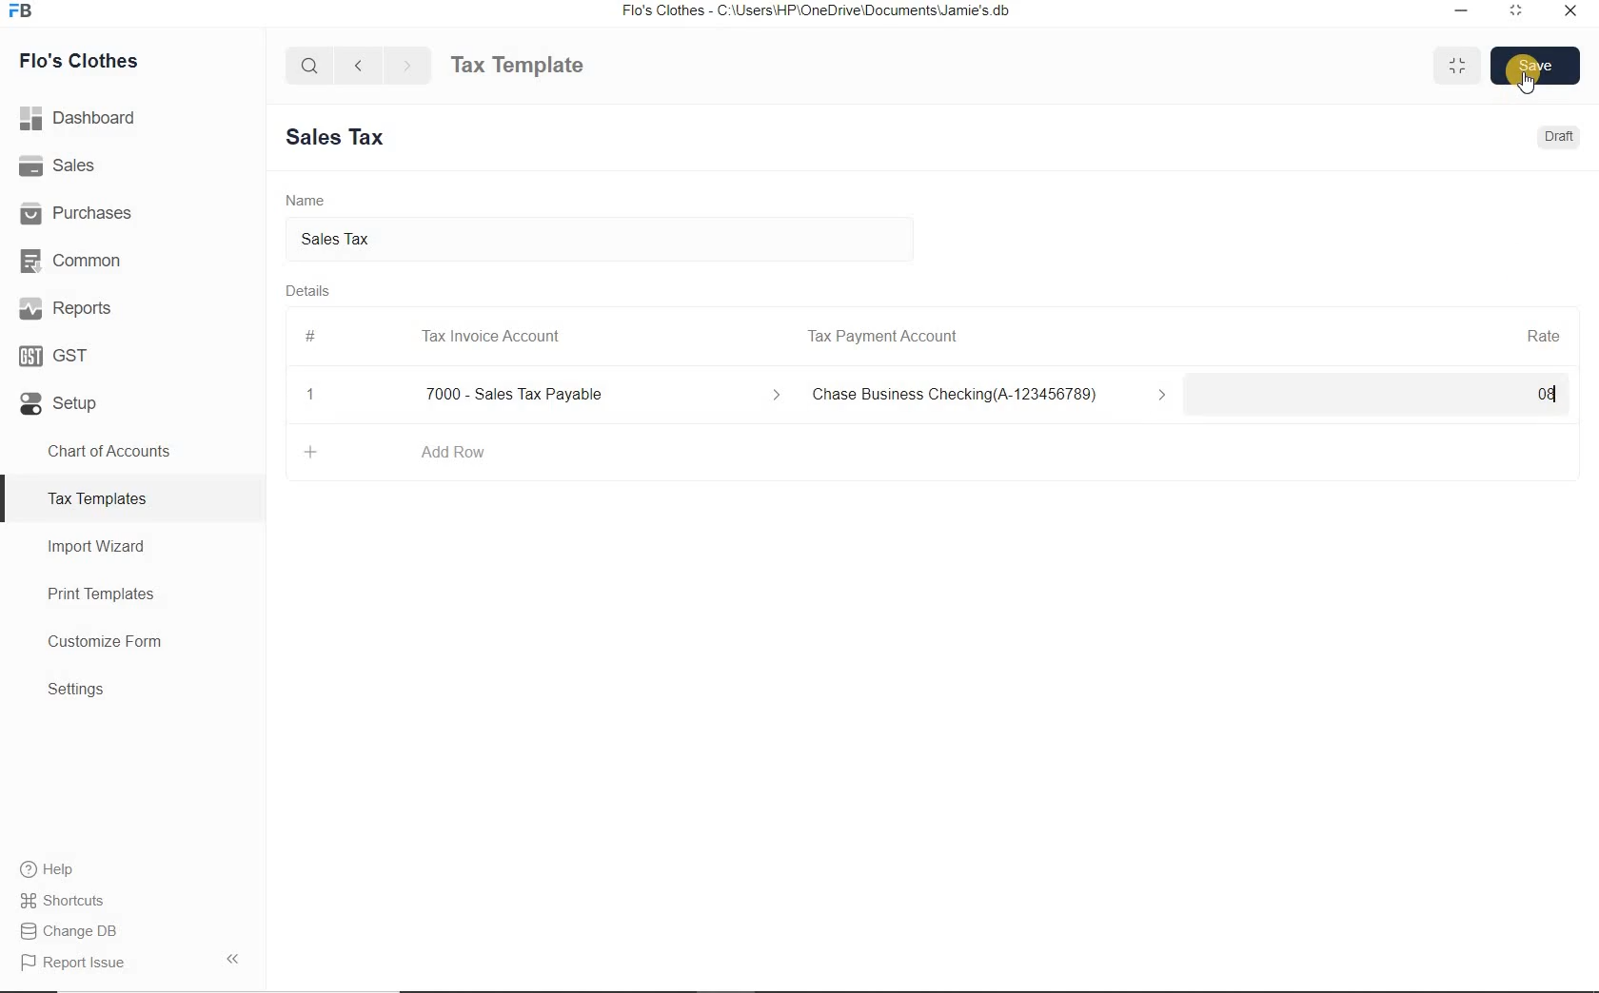 This screenshot has width=1599, height=993. Describe the element at coordinates (132, 962) in the screenshot. I see `Report Issue` at that location.